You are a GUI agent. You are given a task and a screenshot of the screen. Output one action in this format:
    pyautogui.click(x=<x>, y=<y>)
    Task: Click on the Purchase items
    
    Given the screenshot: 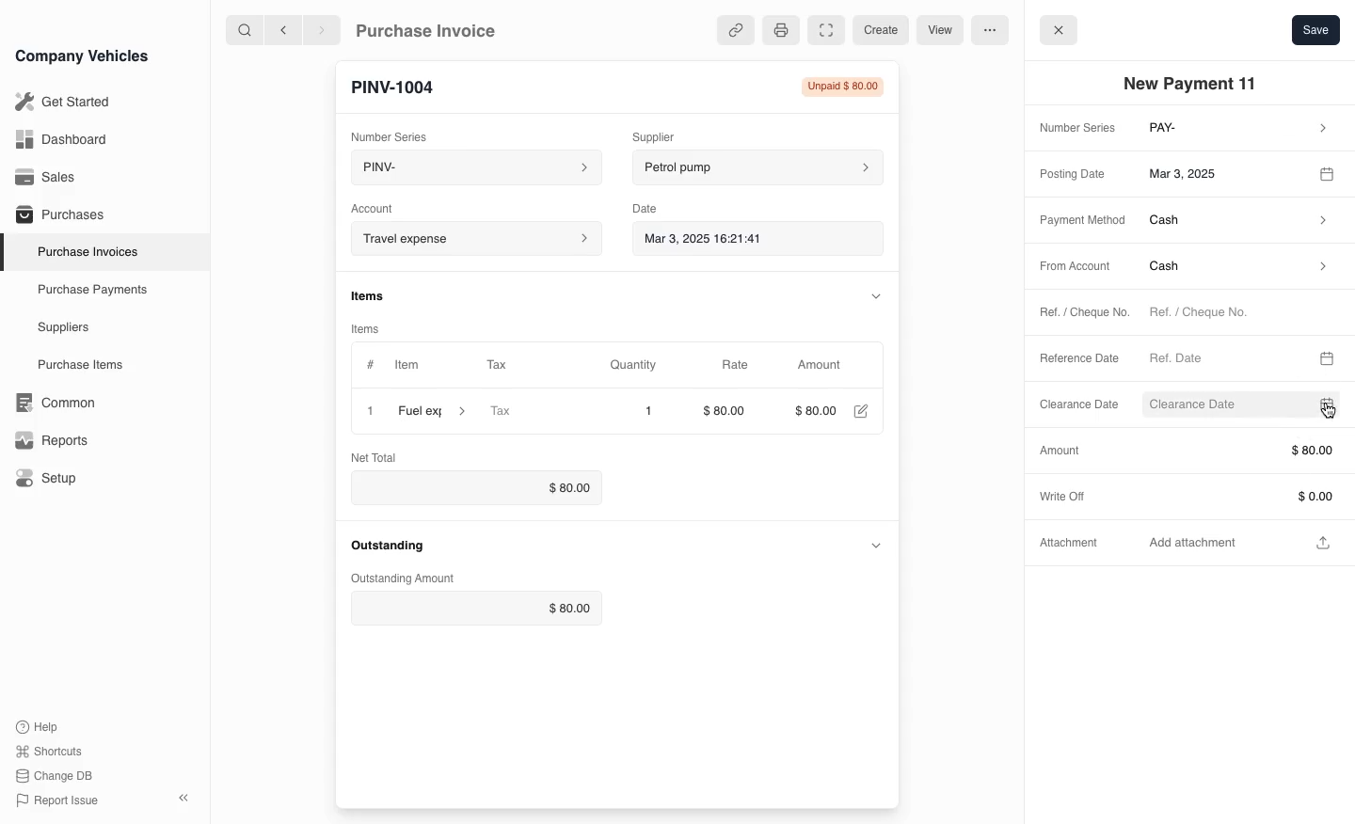 What is the action you would take?
    pyautogui.click(x=73, y=365)
    